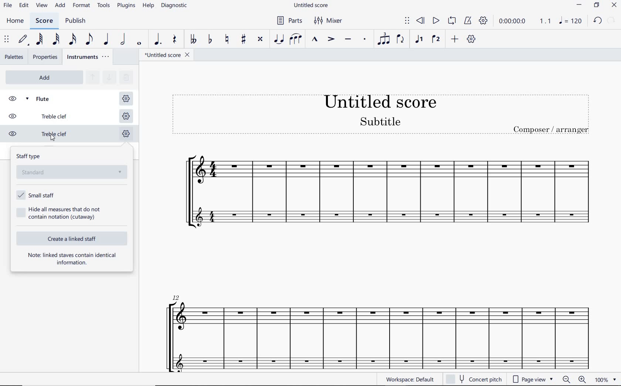 This screenshot has height=386, width=621. What do you see at coordinates (401, 41) in the screenshot?
I see `FLIP DIRECTION` at bounding box center [401, 41].